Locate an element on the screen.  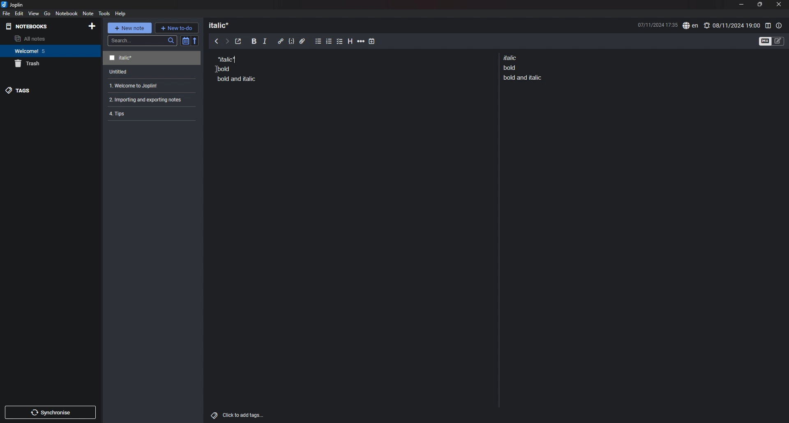
search bar is located at coordinates (143, 41).